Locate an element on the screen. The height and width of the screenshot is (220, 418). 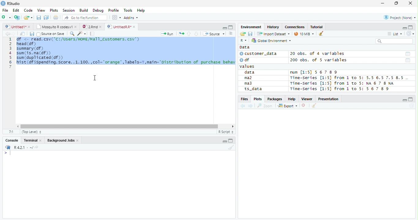
View is located at coordinates (42, 10).